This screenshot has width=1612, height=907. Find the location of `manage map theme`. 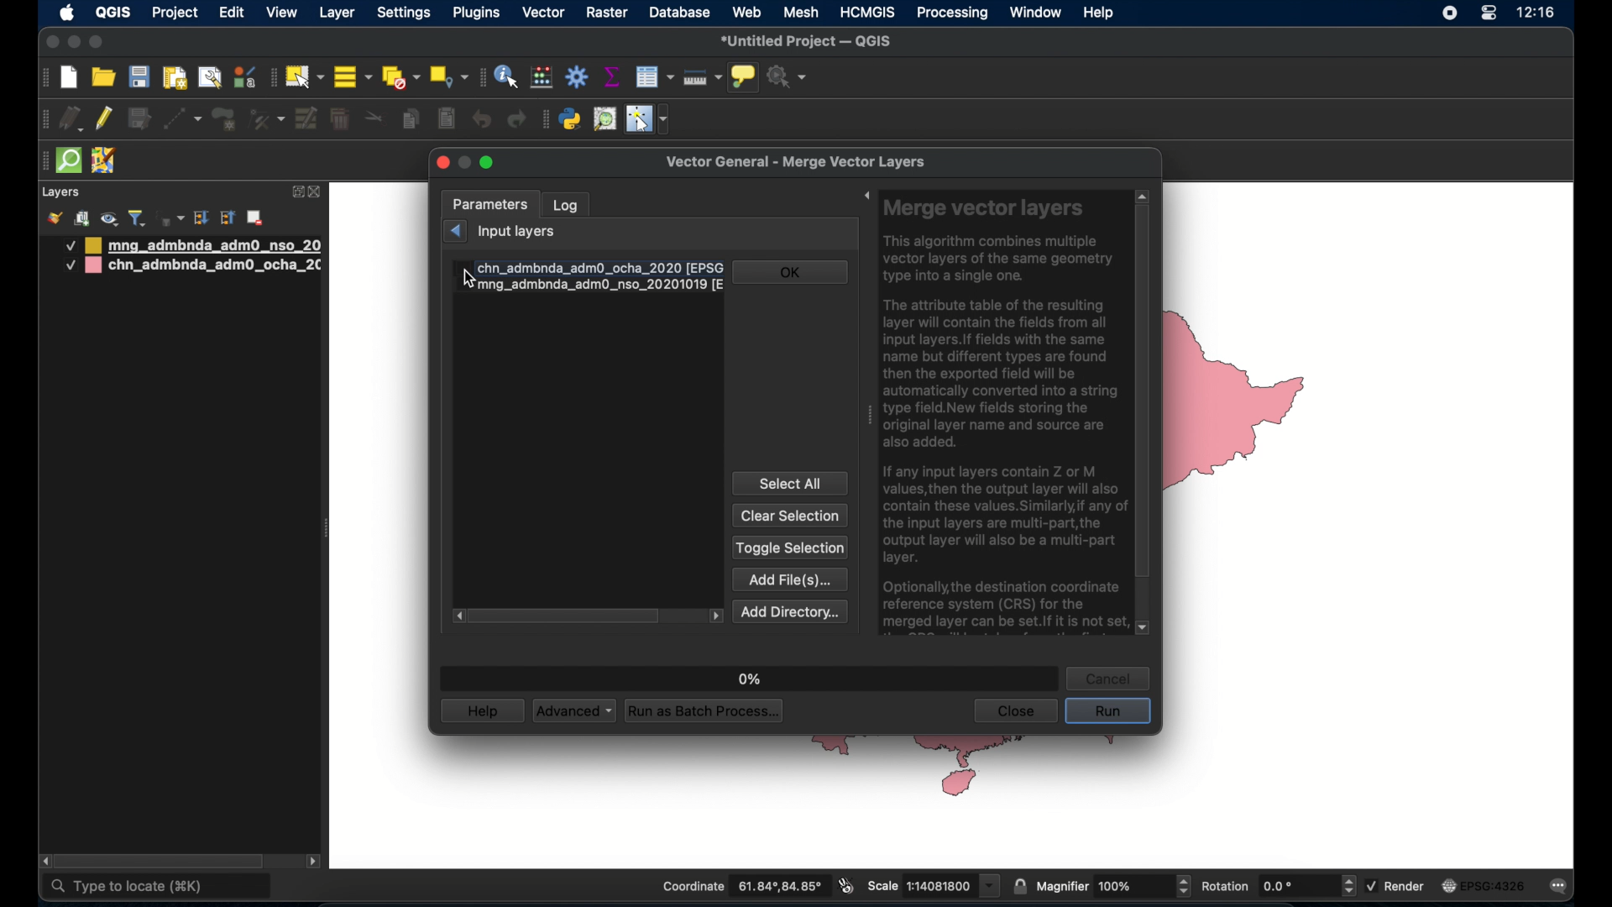

manage map theme is located at coordinates (108, 219).